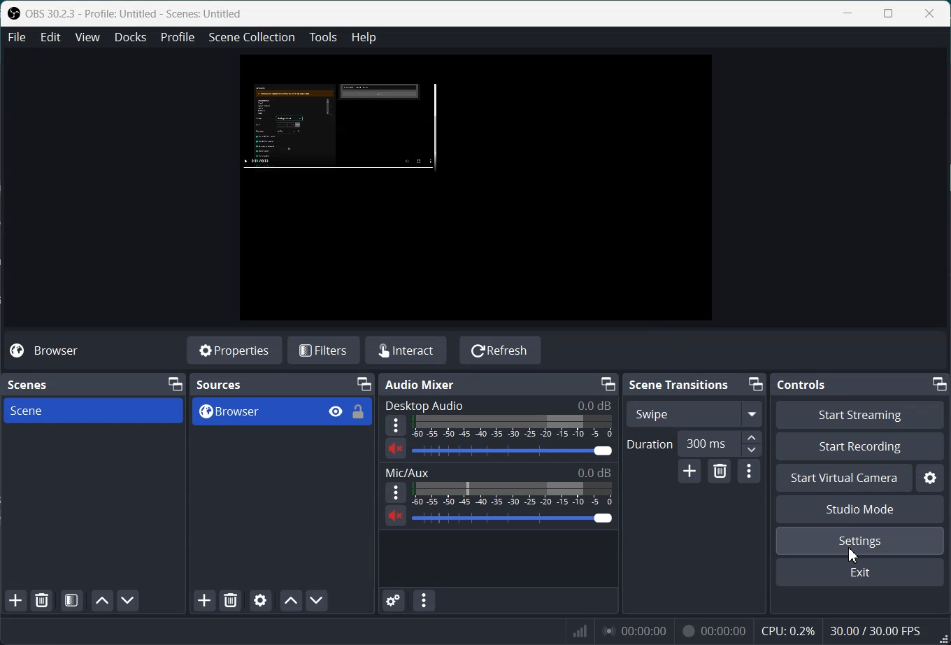 The width and height of the screenshot is (951, 645). I want to click on Minimize, so click(848, 13).